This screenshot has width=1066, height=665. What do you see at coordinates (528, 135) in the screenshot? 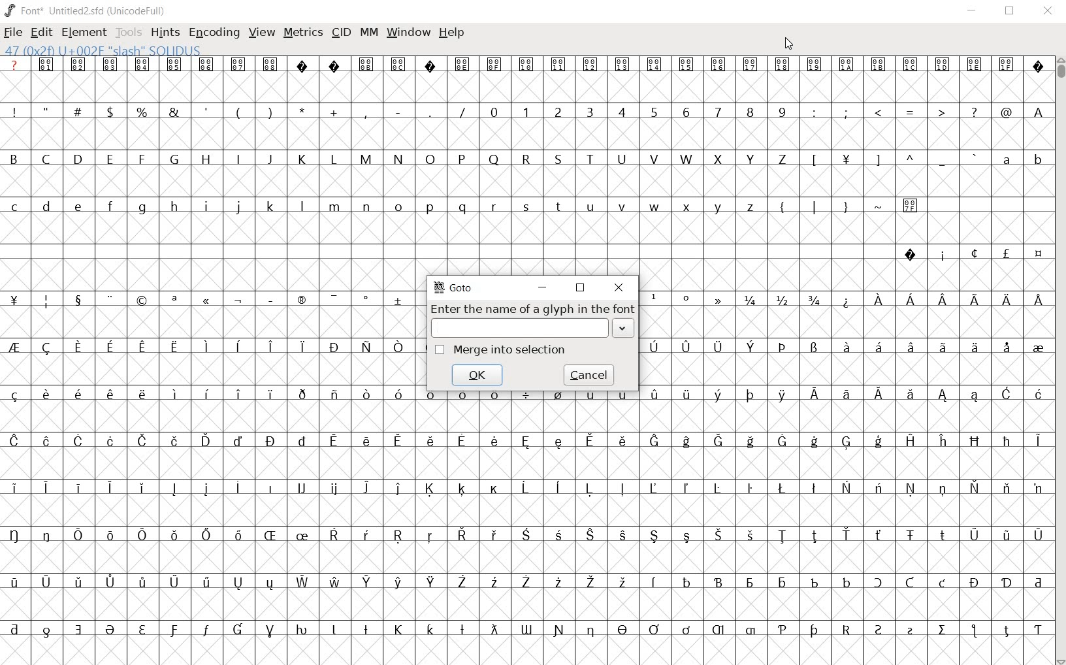
I see `empty cells` at bounding box center [528, 135].